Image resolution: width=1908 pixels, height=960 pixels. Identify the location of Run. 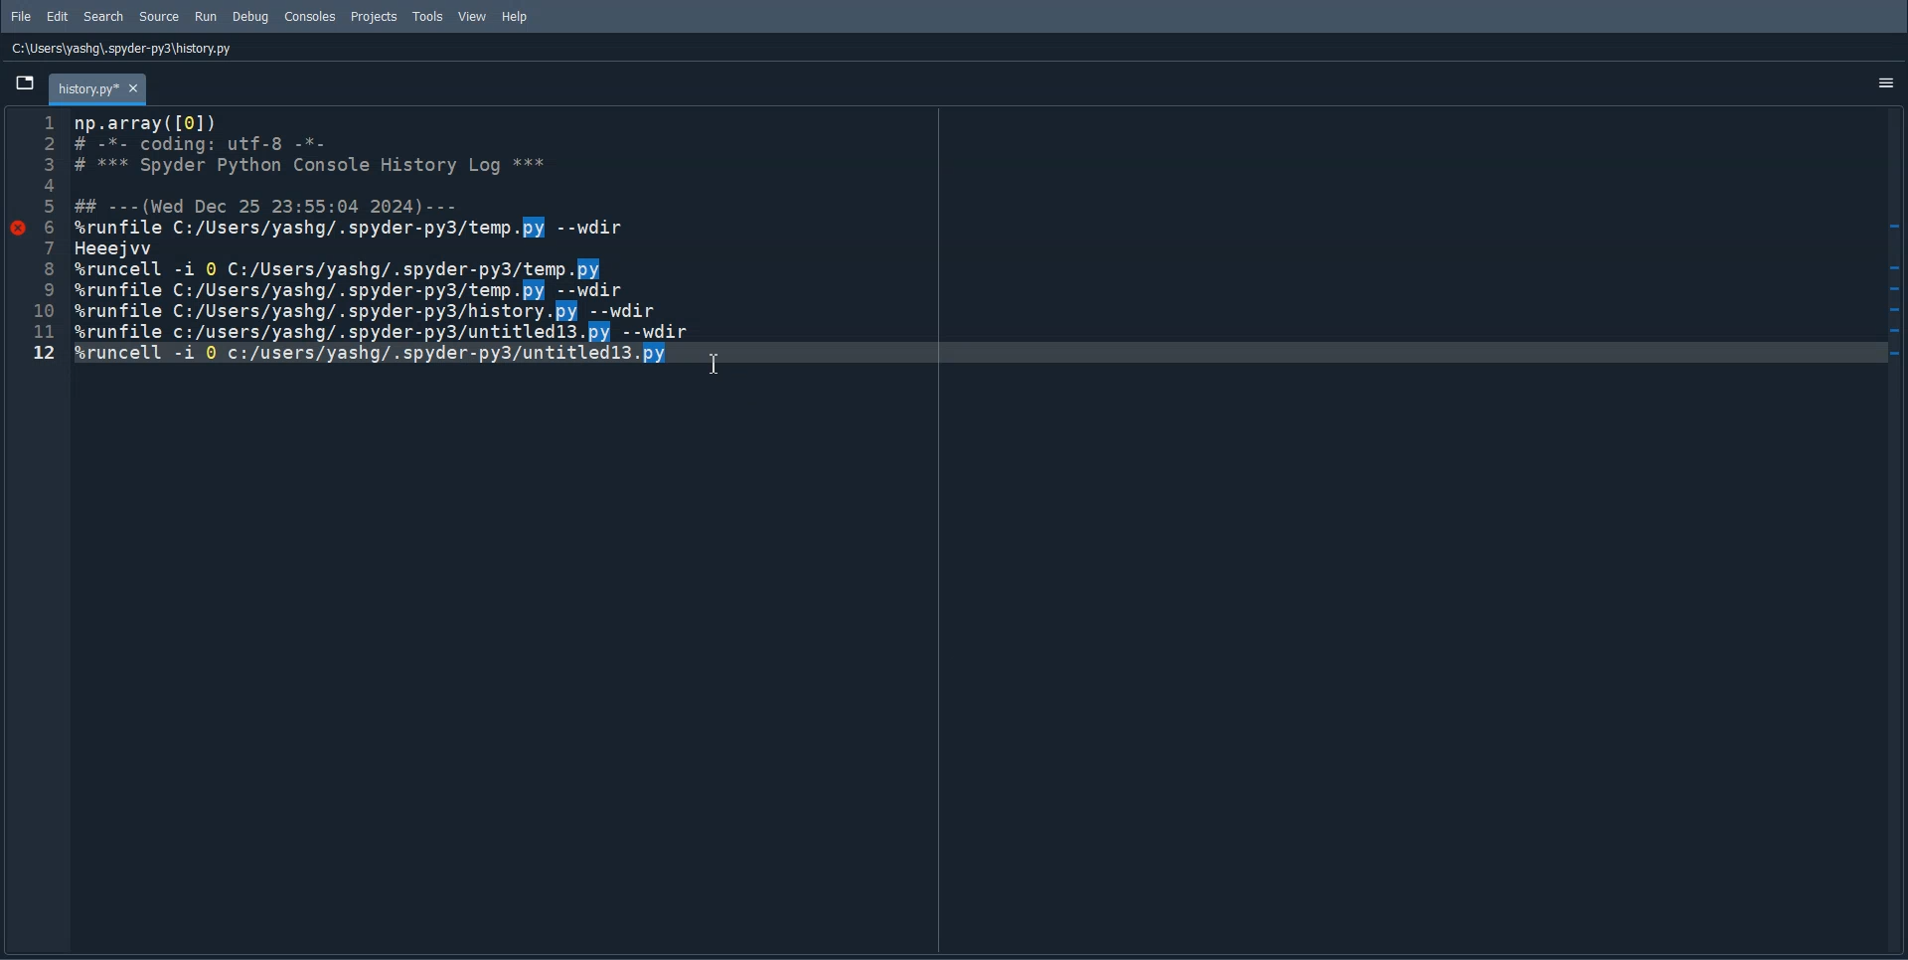
(206, 17).